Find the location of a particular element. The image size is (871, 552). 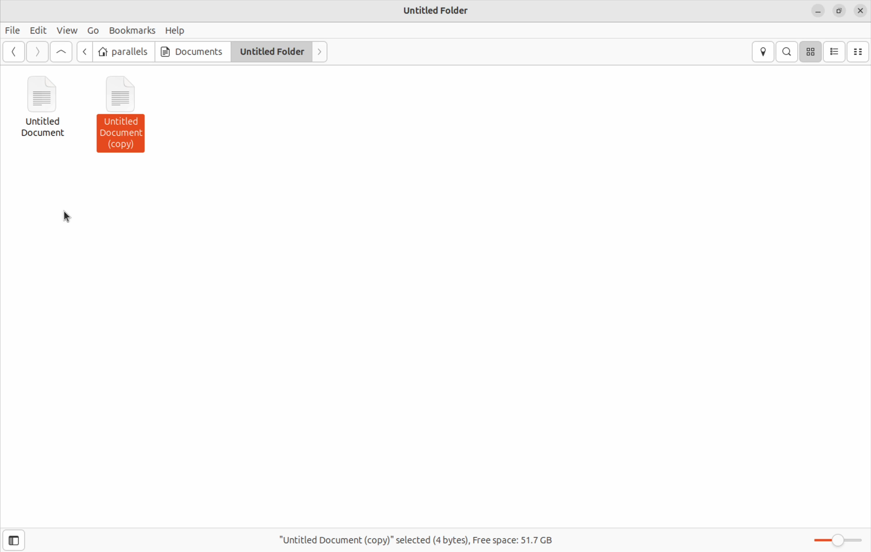

compact view is located at coordinates (861, 52).